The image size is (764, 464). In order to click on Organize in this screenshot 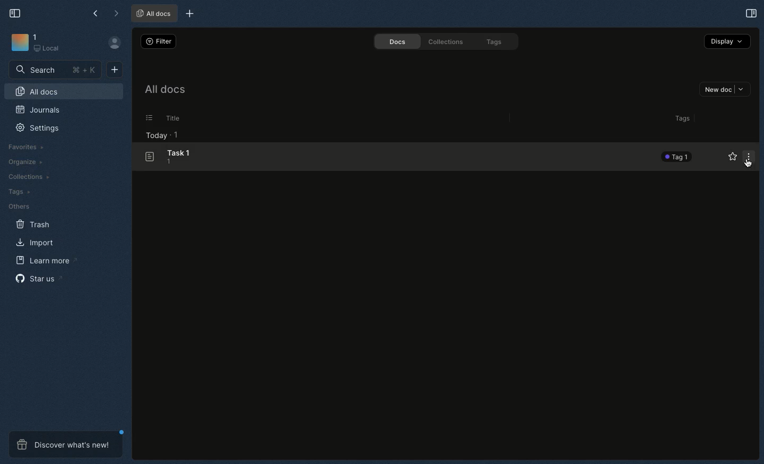, I will do `click(24, 162)`.